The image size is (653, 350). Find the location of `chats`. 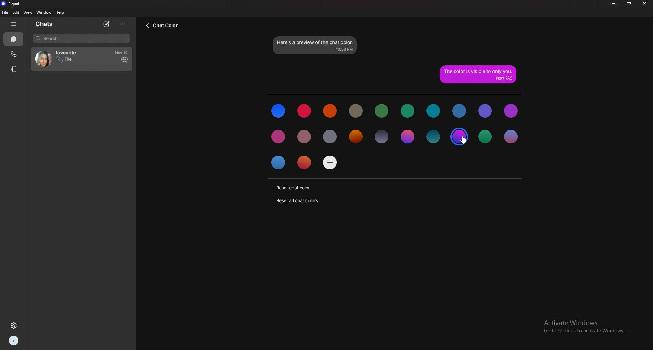

chats is located at coordinates (14, 39).